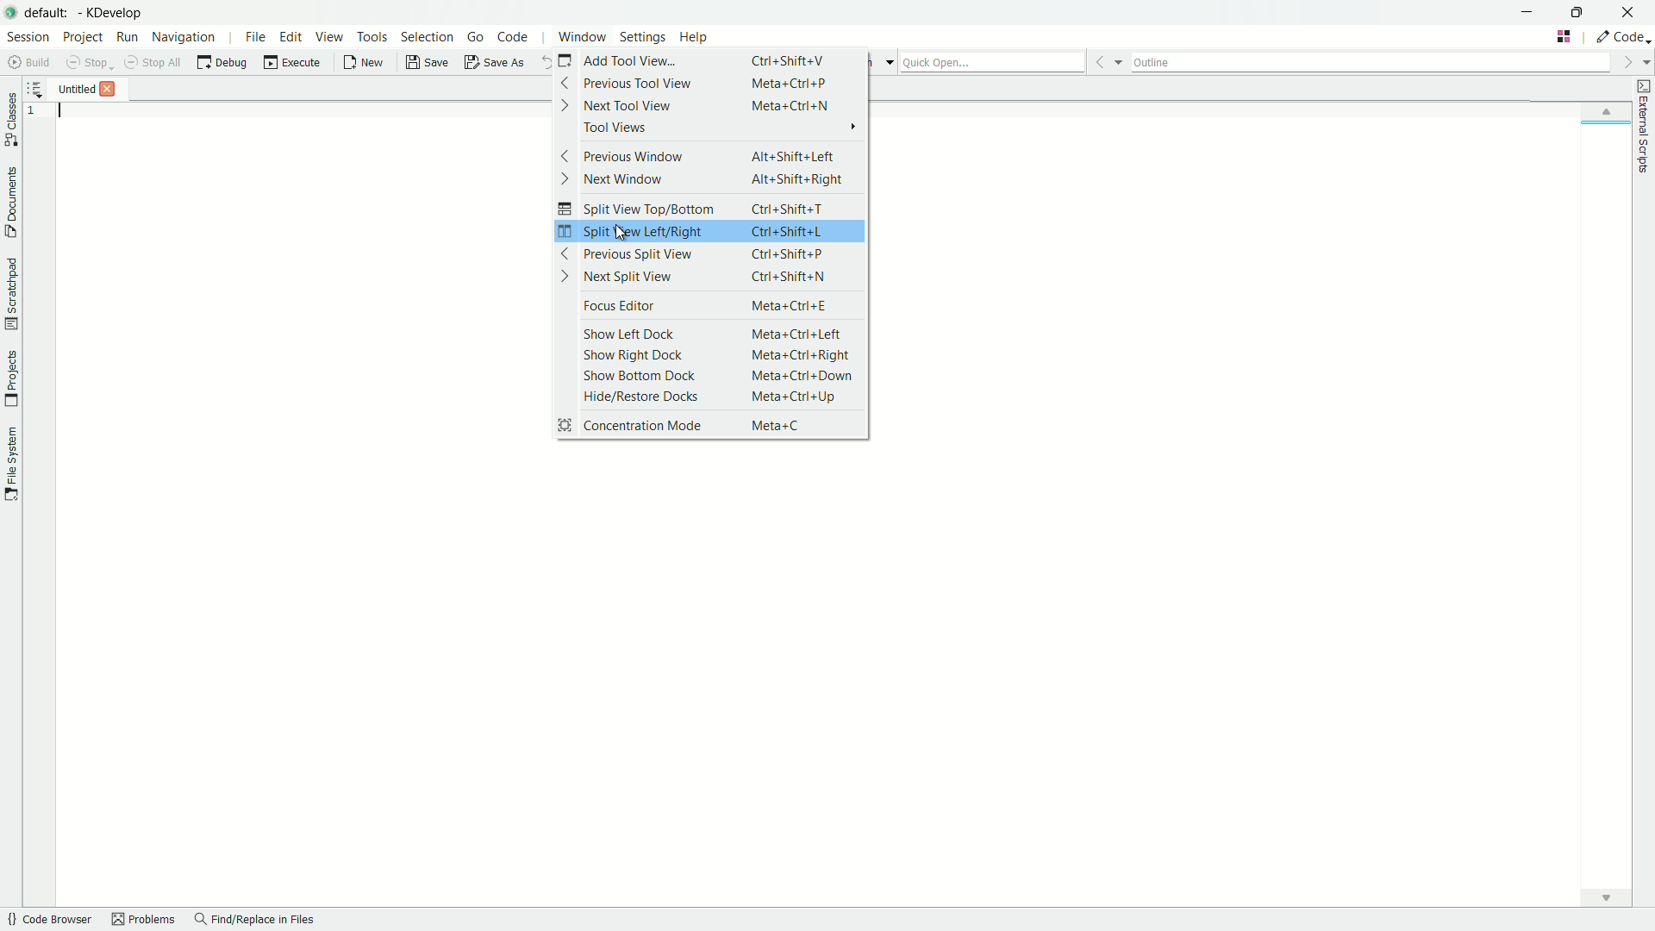  I want to click on show right dock, so click(651, 355).